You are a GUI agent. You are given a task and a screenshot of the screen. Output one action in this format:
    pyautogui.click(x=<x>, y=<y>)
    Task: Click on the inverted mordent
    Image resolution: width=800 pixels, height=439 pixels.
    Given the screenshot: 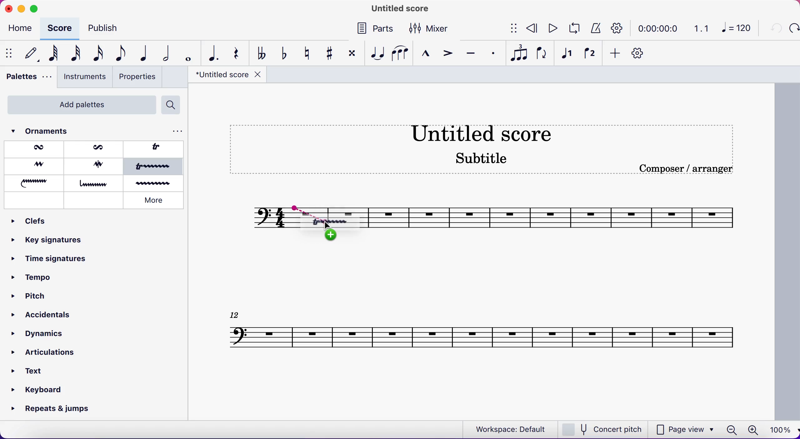 What is the action you would take?
    pyautogui.click(x=95, y=149)
    